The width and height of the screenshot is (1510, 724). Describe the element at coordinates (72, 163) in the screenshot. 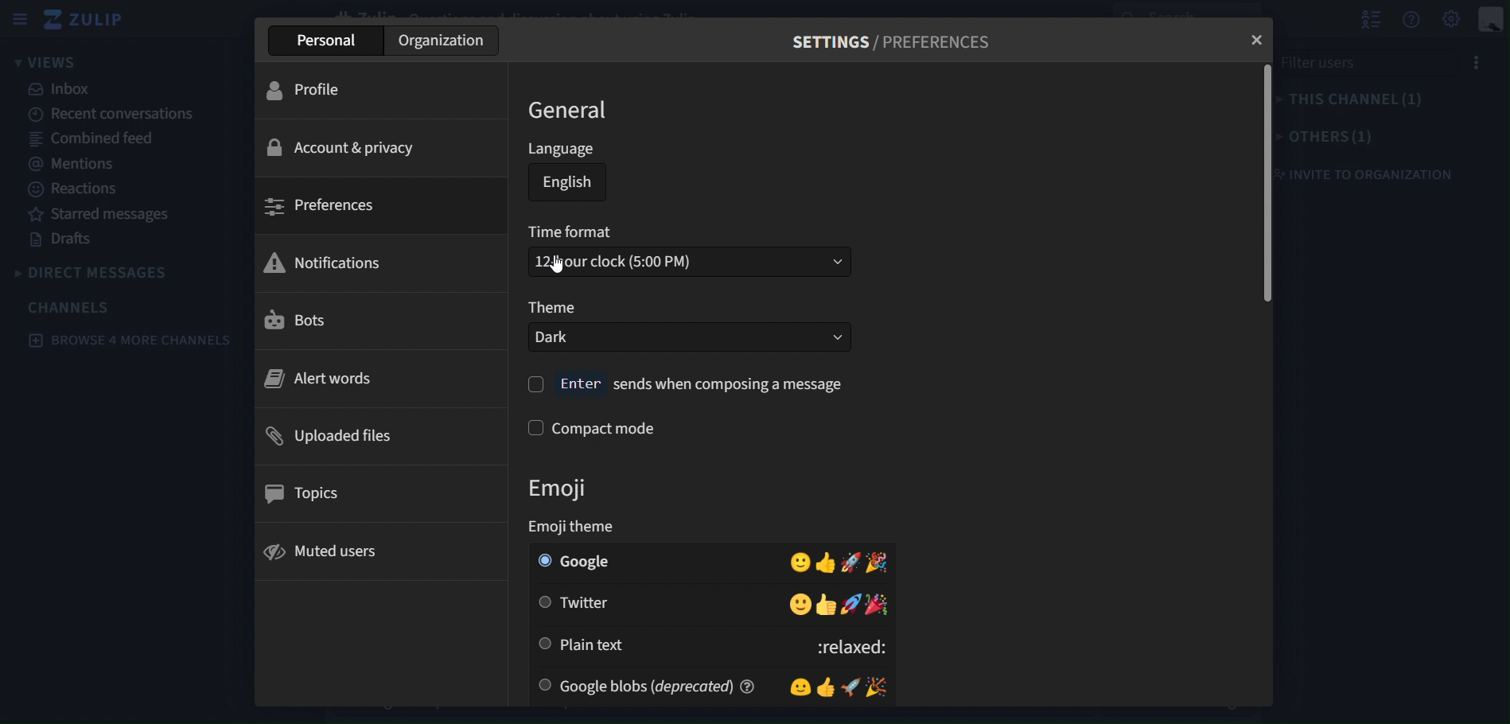

I see `mentions` at that location.